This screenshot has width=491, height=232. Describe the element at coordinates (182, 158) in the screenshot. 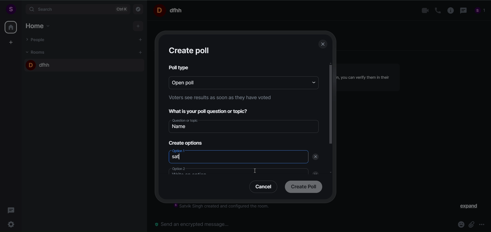

I see `typing cursor` at that location.